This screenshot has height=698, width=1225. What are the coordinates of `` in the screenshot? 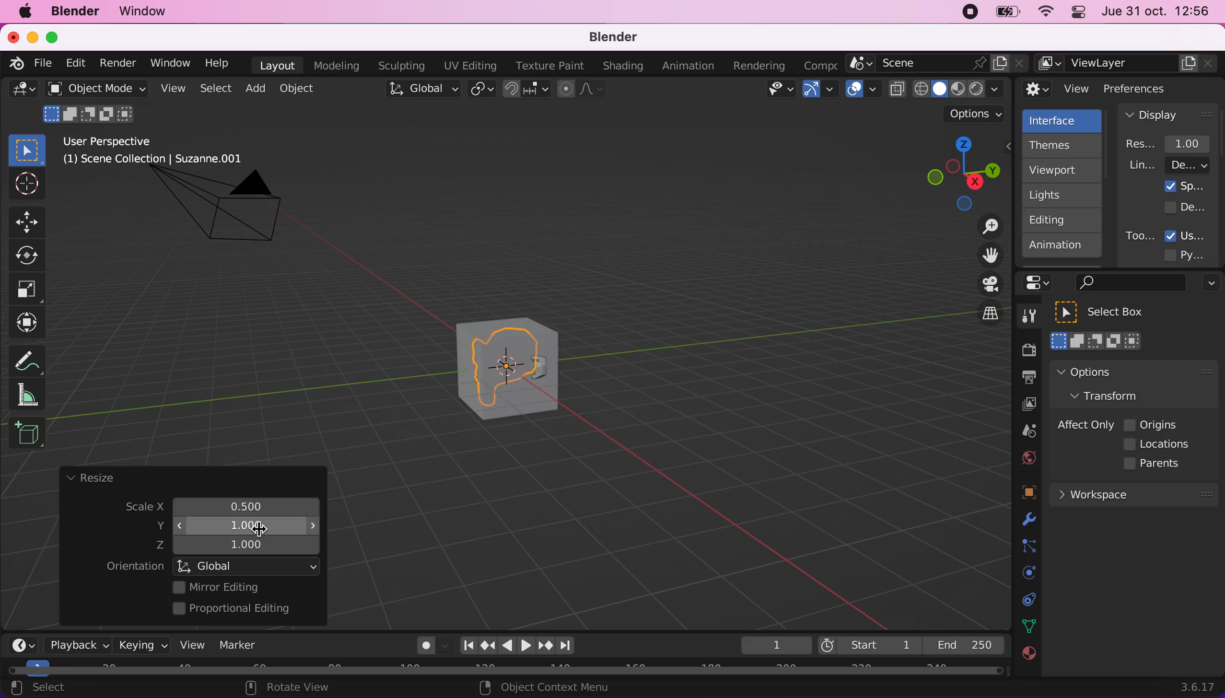 It's located at (27, 290).